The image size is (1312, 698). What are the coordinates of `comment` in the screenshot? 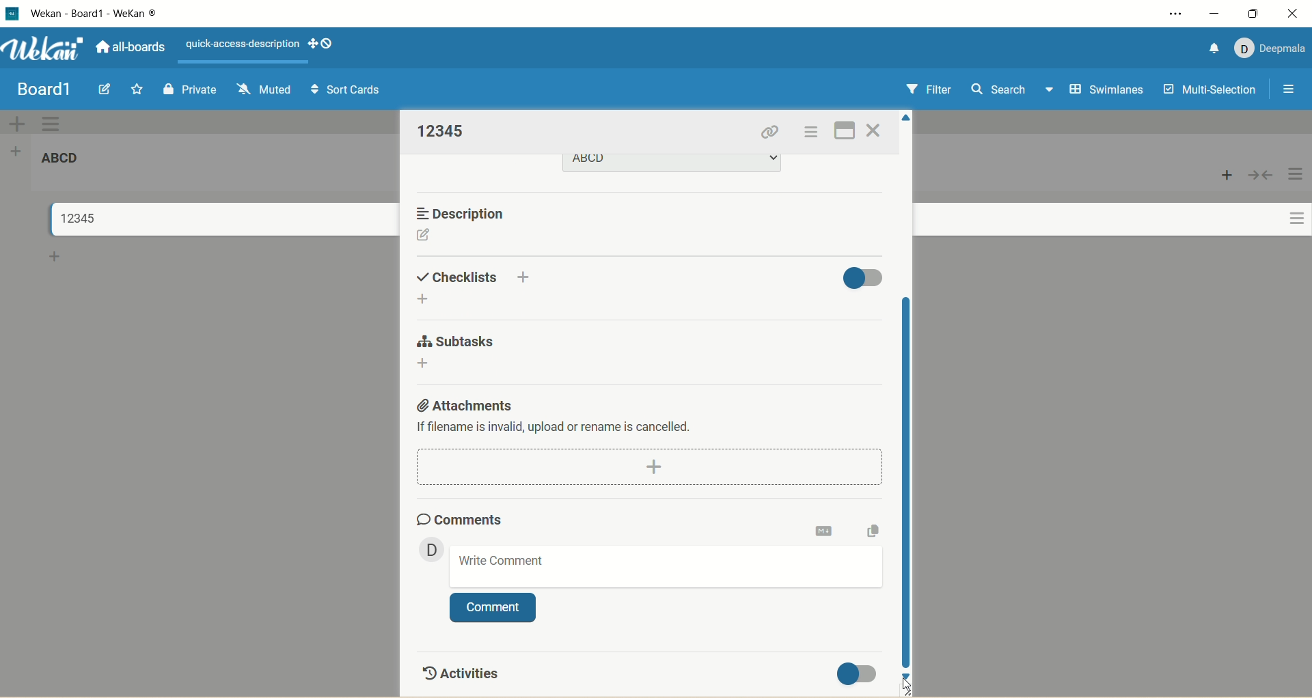 It's located at (493, 609).